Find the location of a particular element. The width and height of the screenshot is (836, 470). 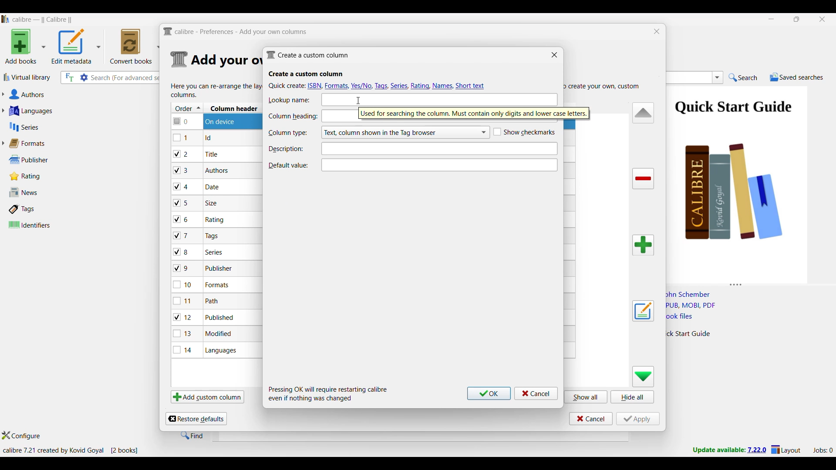

Delete column is located at coordinates (644, 179).